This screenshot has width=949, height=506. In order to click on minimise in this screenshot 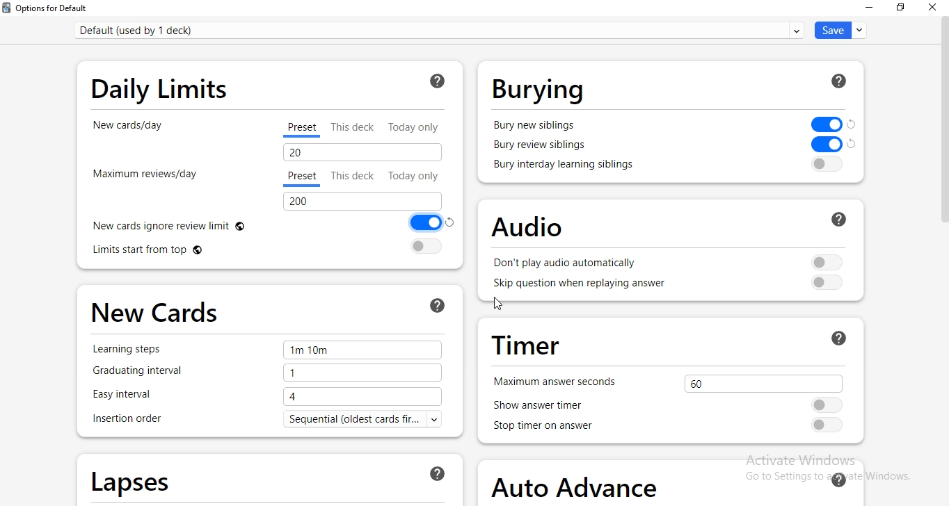, I will do `click(868, 8)`.